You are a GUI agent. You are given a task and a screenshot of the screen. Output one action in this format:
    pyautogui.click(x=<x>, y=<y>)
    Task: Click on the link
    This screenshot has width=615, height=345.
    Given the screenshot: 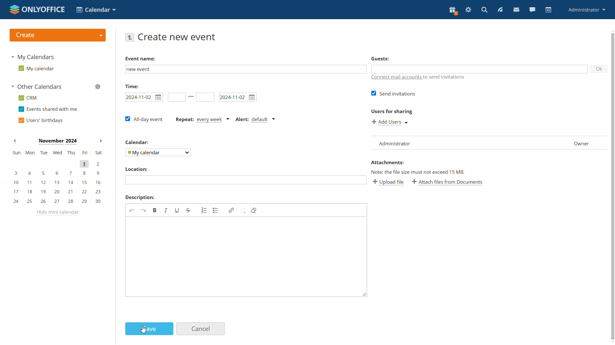 What is the action you would take?
    pyautogui.click(x=231, y=210)
    